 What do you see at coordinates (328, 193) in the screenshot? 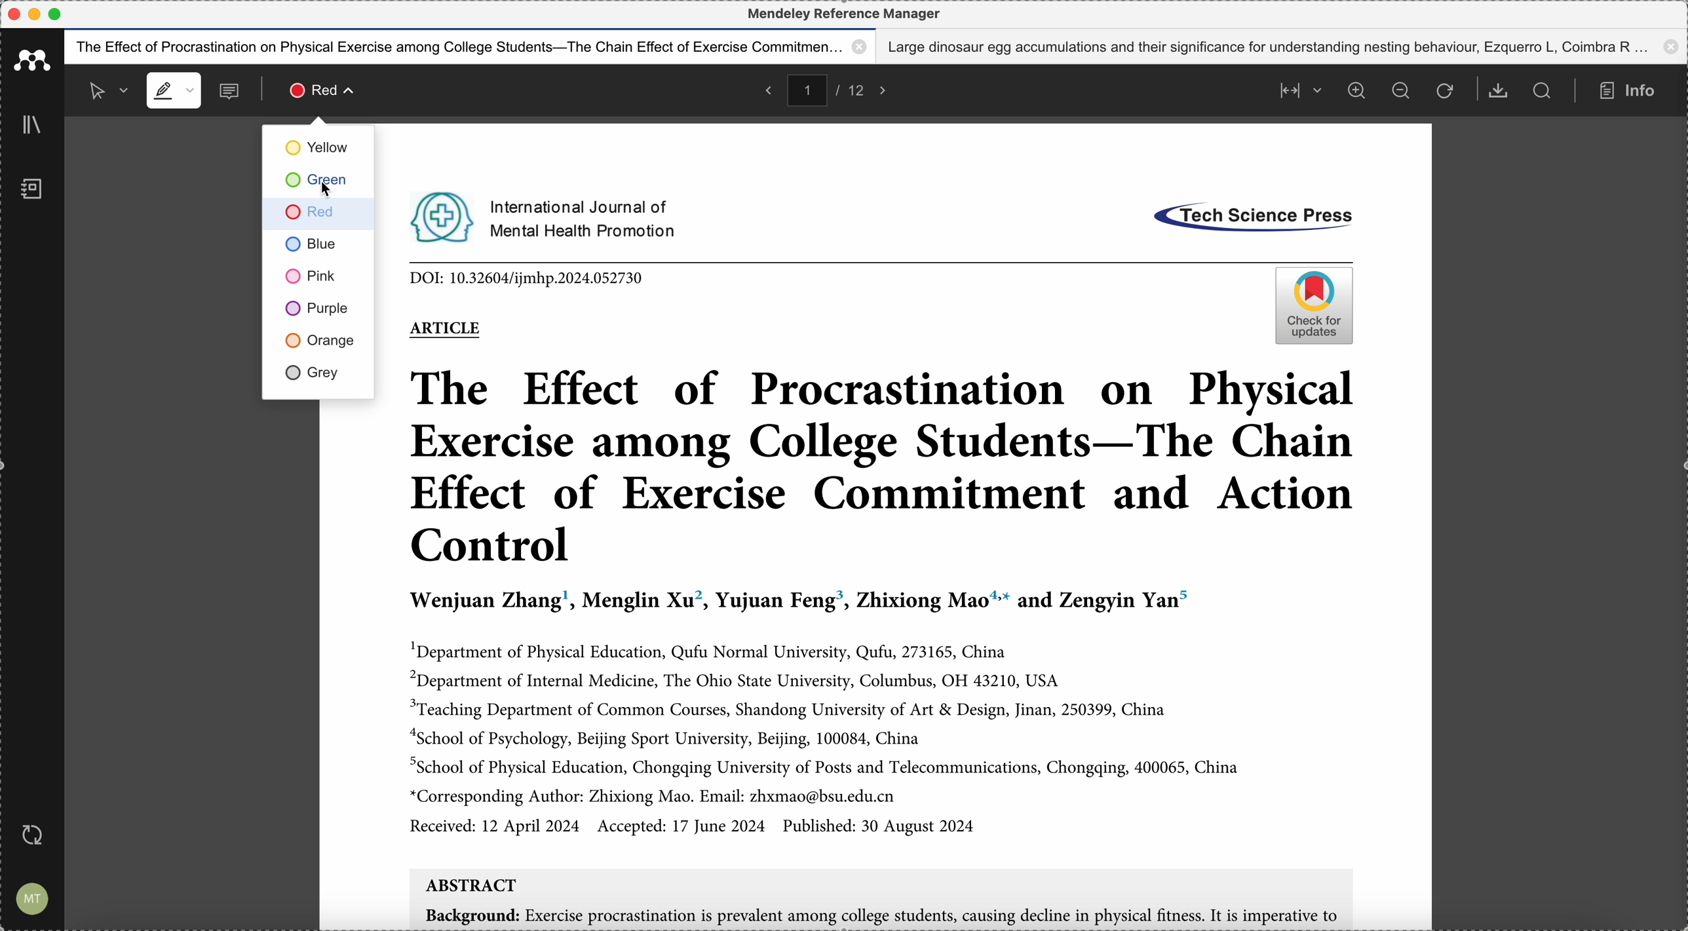
I see `cursor` at bounding box center [328, 193].